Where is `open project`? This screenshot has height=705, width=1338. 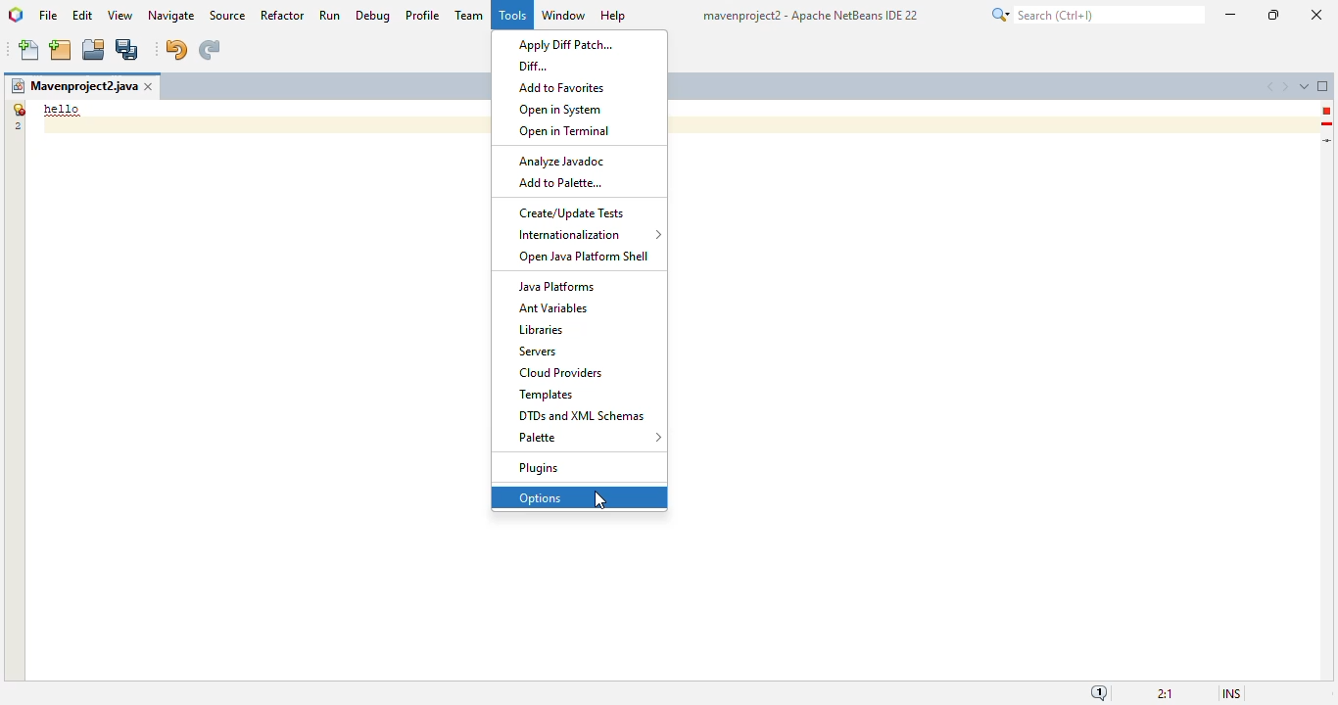
open project is located at coordinates (94, 50).